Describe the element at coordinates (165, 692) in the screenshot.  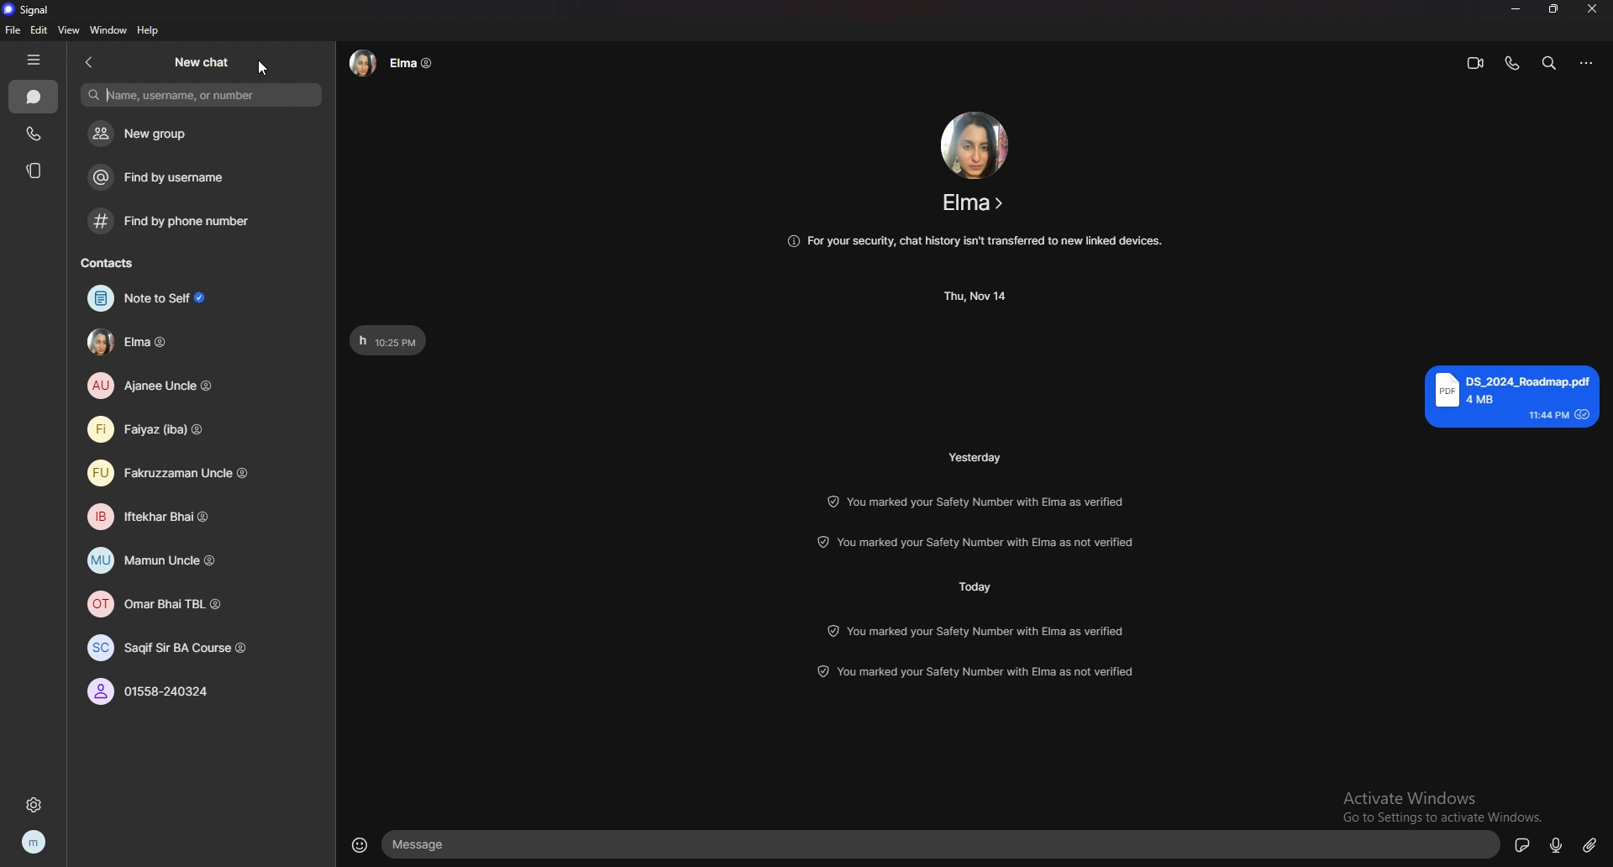
I see `contact` at that location.